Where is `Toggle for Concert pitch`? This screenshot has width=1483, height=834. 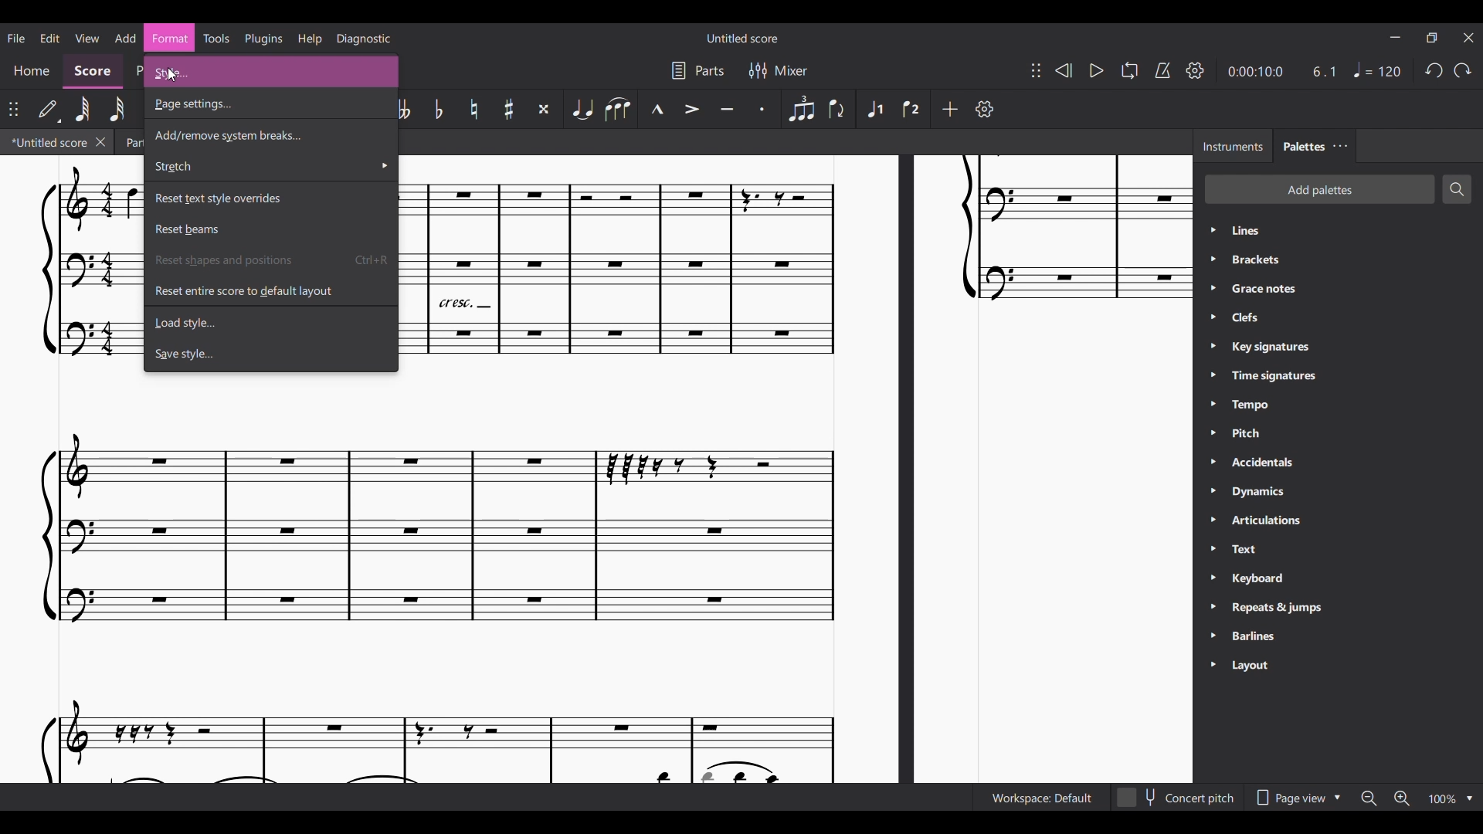
Toggle for Concert pitch is located at coordinates (1176, 798).